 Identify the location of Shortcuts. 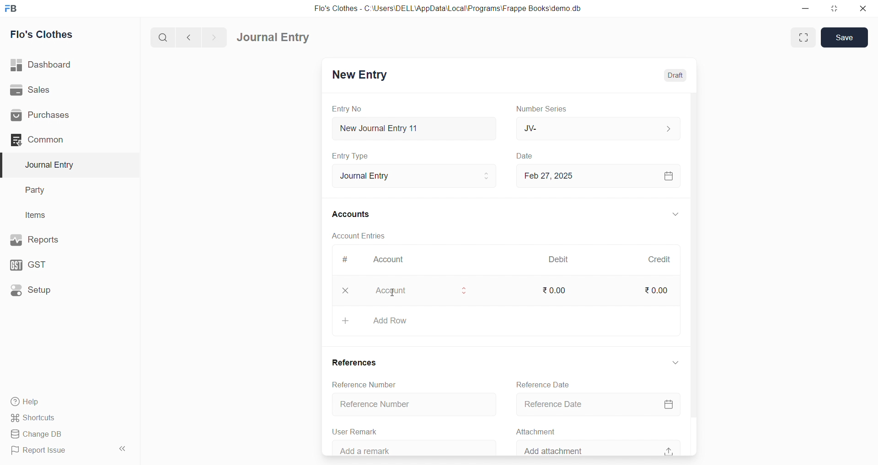
(55, 418).